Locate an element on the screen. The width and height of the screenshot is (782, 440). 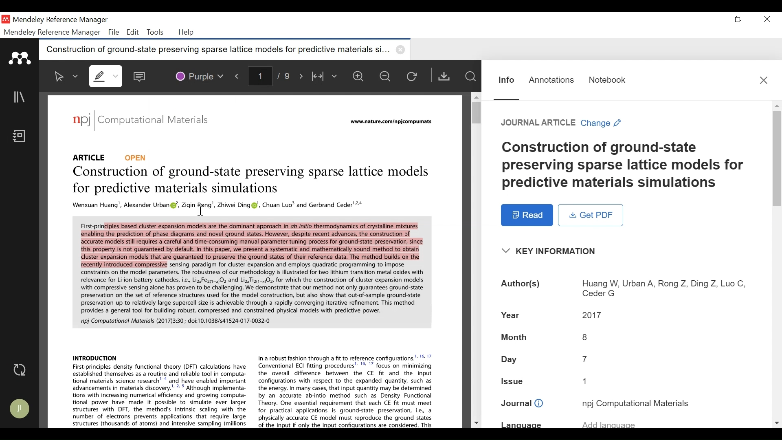
Open is located at coordinates (138, 157).